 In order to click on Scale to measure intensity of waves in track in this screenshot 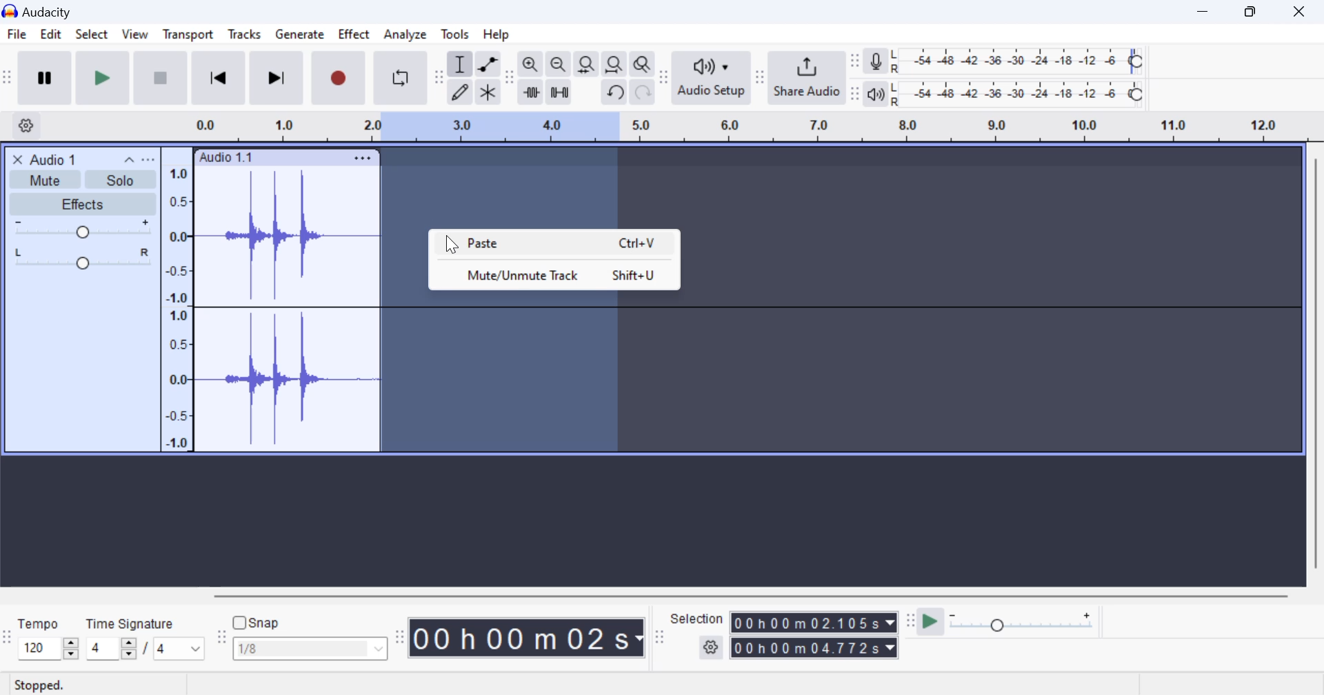, I will do `click(176, 305)`.